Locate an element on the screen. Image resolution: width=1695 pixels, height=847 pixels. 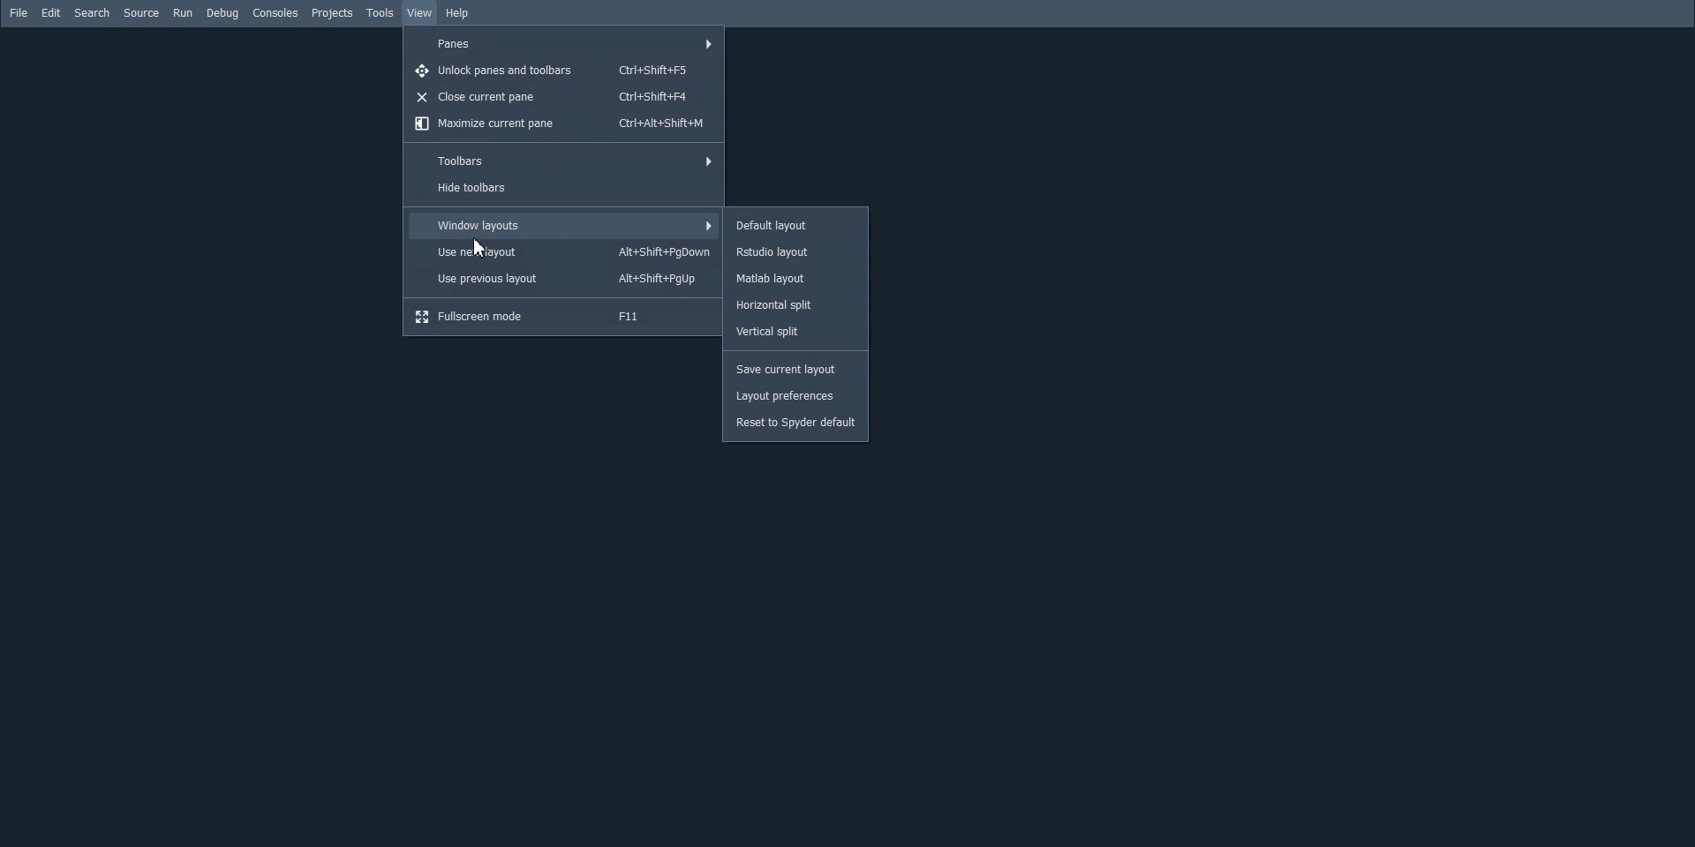
Window layout is located at coordinates (564, 225).